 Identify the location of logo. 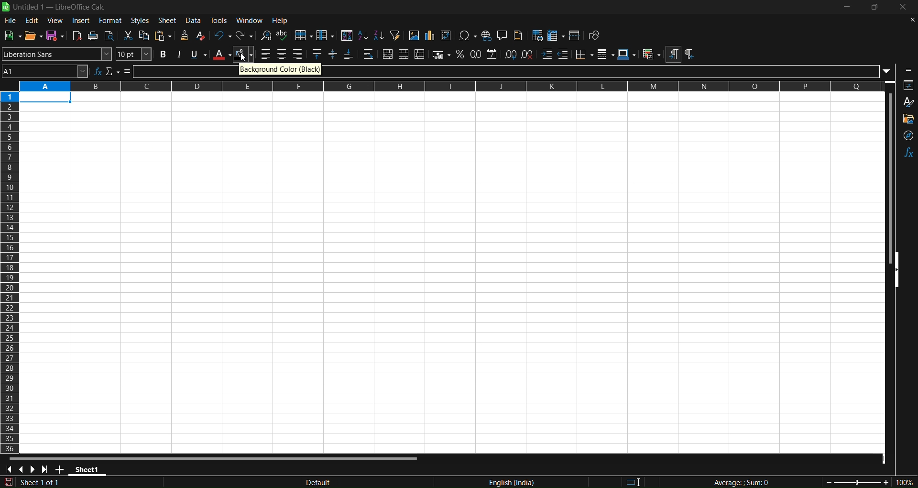
(6, 7).